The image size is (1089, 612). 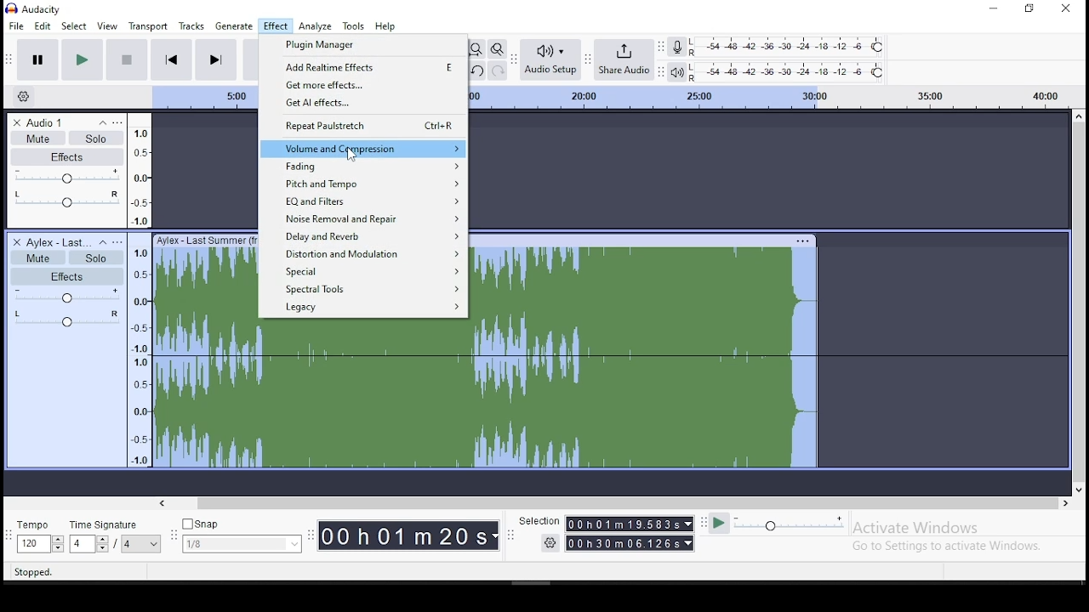 What do you see at coordinates (40, 538) in the screenshot?
I see `tempo` at bounding box center [40, 538].